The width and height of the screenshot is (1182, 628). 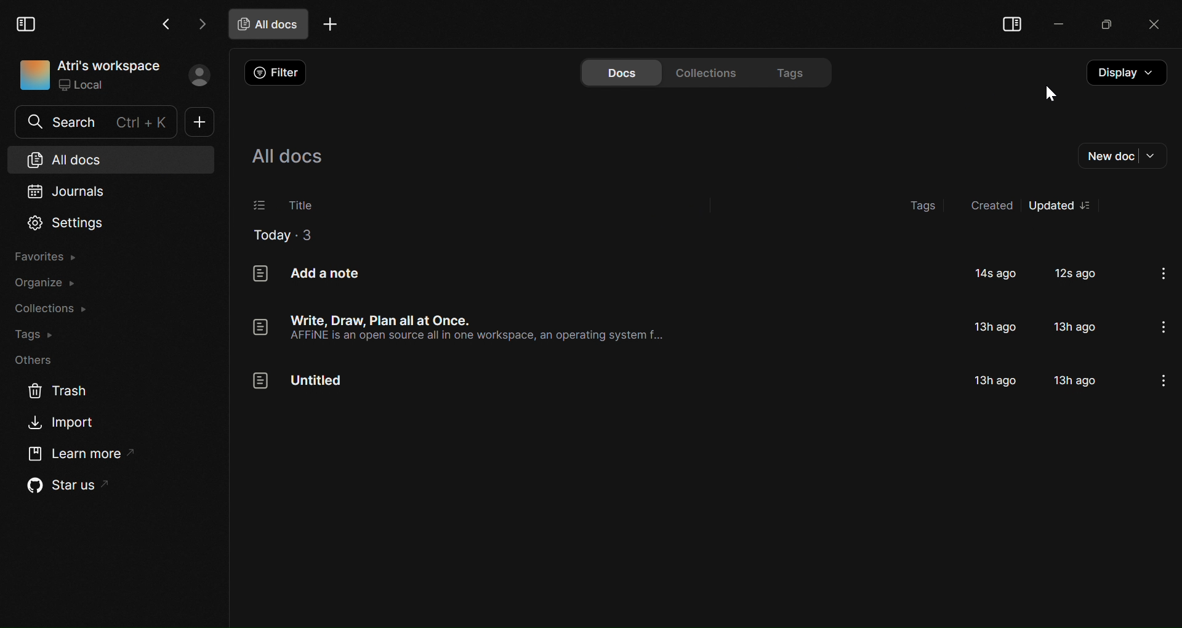 What do you see at coordinates (1077, 274) in the screenshot?
I see `12s ago` at bounding box center [1077, 274].